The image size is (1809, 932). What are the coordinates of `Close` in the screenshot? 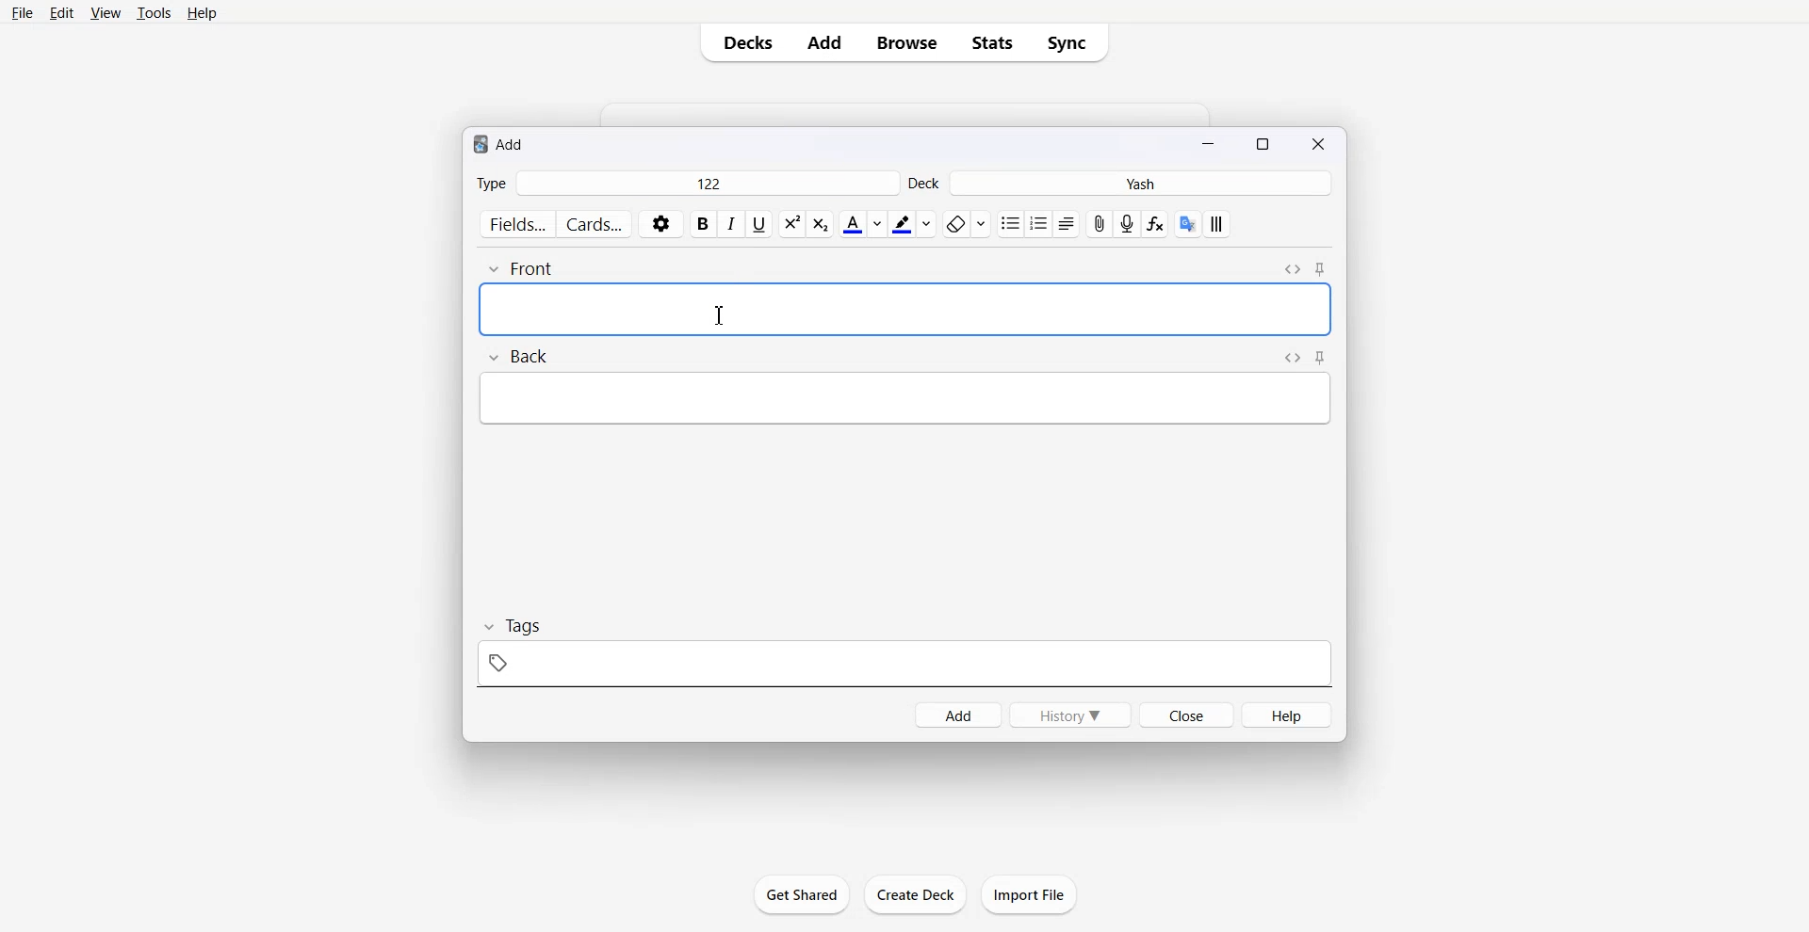 It's located at (1185, 714).